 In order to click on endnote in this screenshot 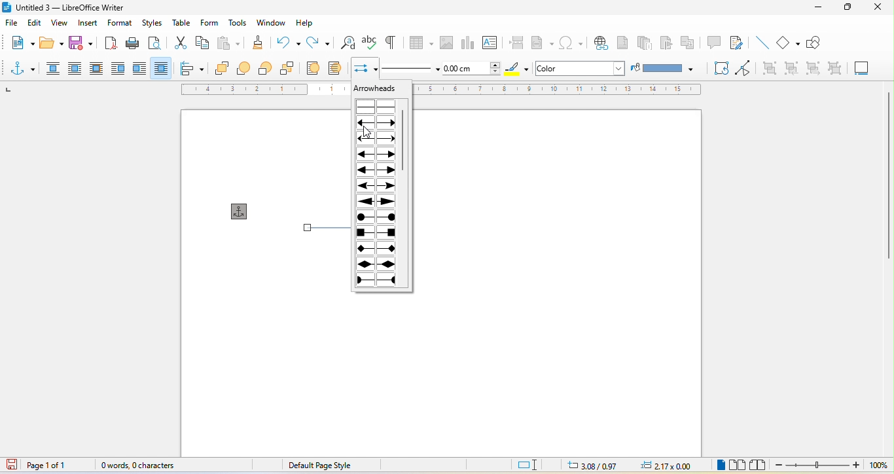, I will do `click(645, 43)`.